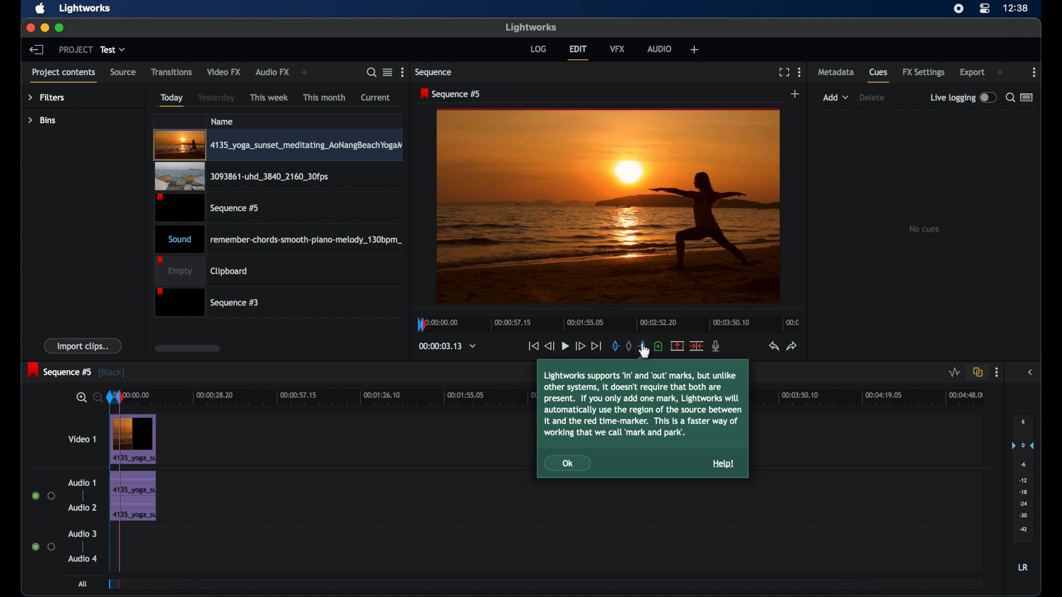 This screenshot has height=597, width=1062. I want to click on more options, so click(1035, 72).